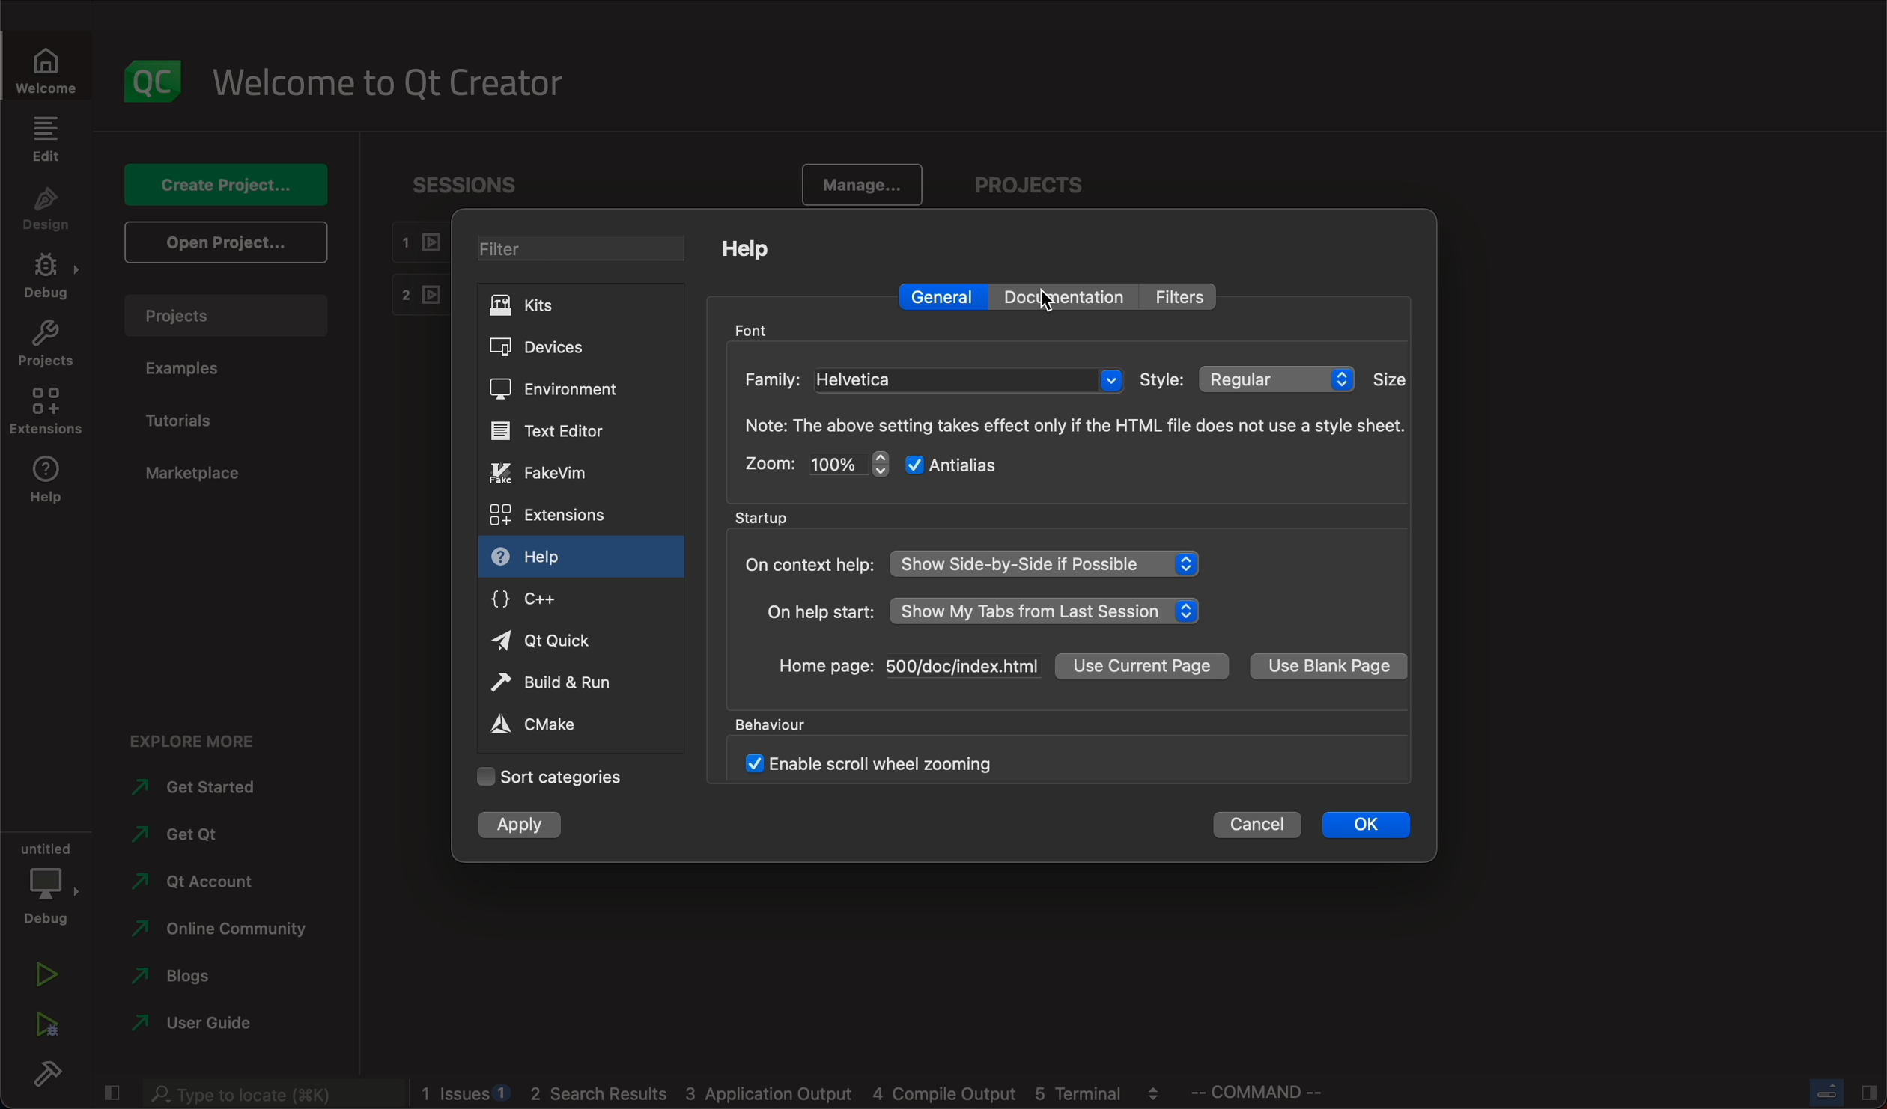 This screenshot has height=1109, width=1887. What do you see at coordinates (574, 346) in the screenshot?
I see `devices` at bounding box center [574, 346].